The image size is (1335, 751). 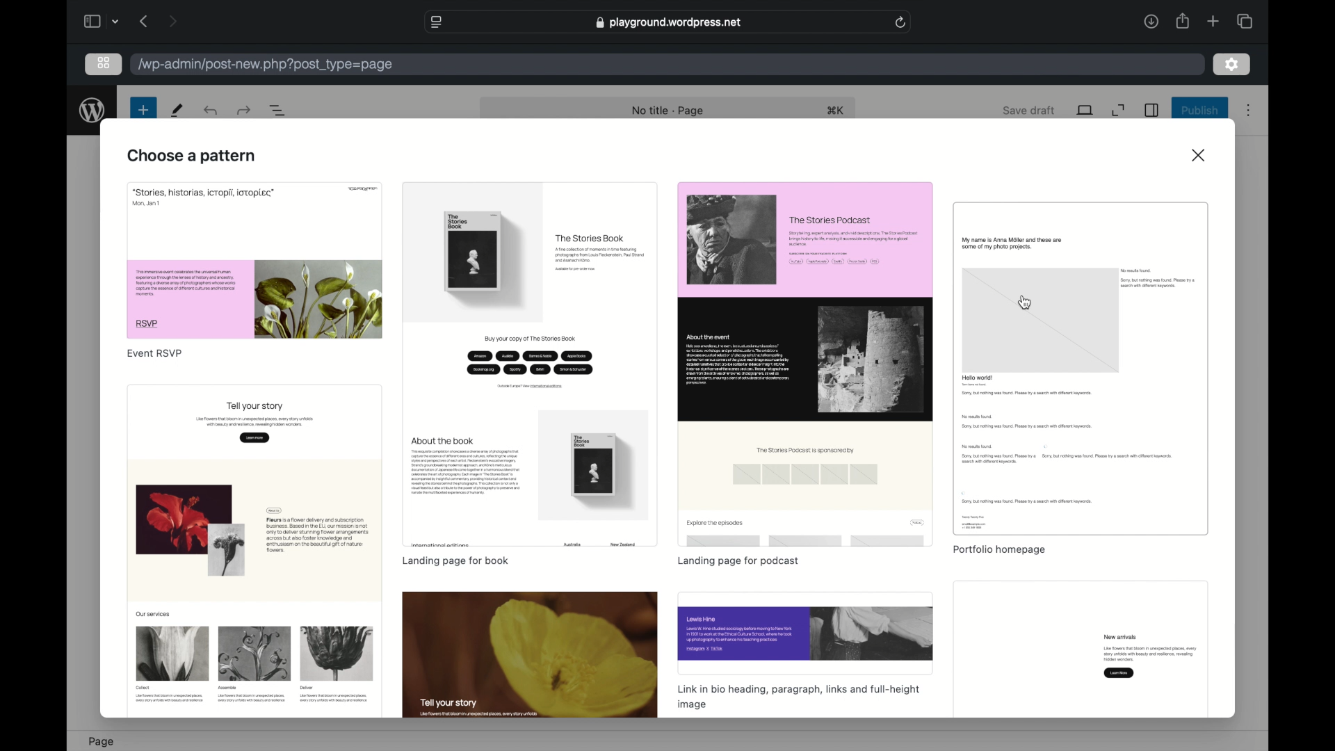 I want to click on link in bio  heading, paragraph, links and full-height image, so click(x=800, y=697).